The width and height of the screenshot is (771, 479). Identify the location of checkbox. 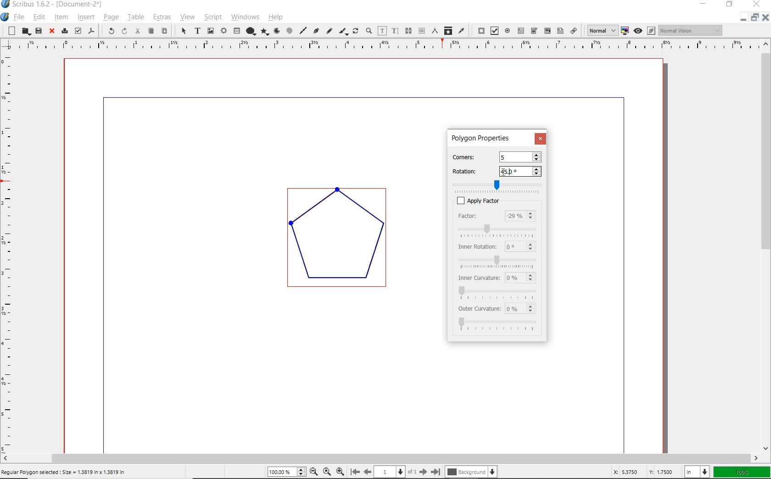
(457, 201).